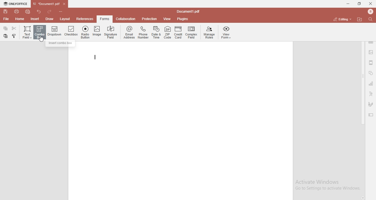  I want to click on plugins, so click(183, 19).